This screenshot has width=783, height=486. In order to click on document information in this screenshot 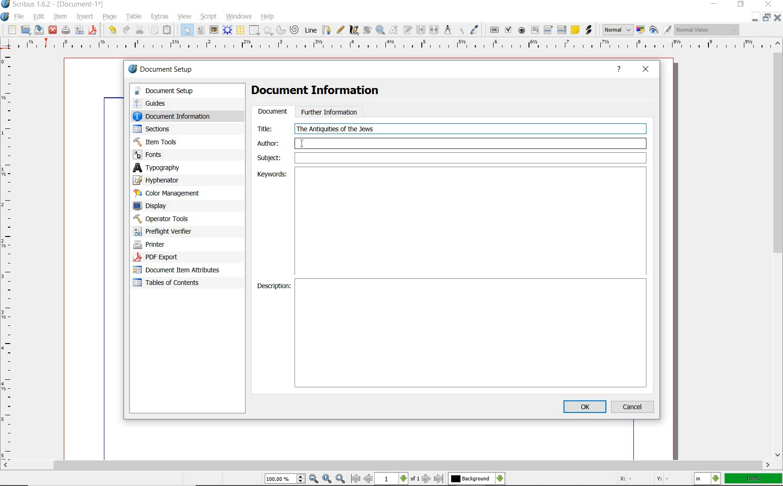, I will do `click(181, 116)`.